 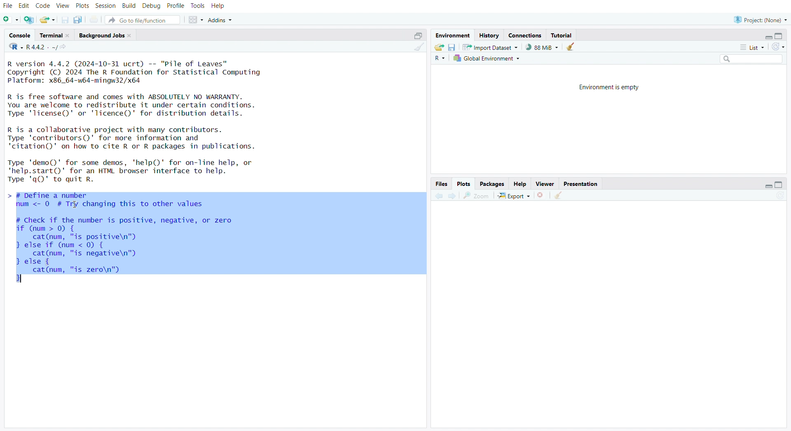 What do you see at coordinates (562, 35) in the screenshot?
I see `tutorial` at bounding box center [562, 35].